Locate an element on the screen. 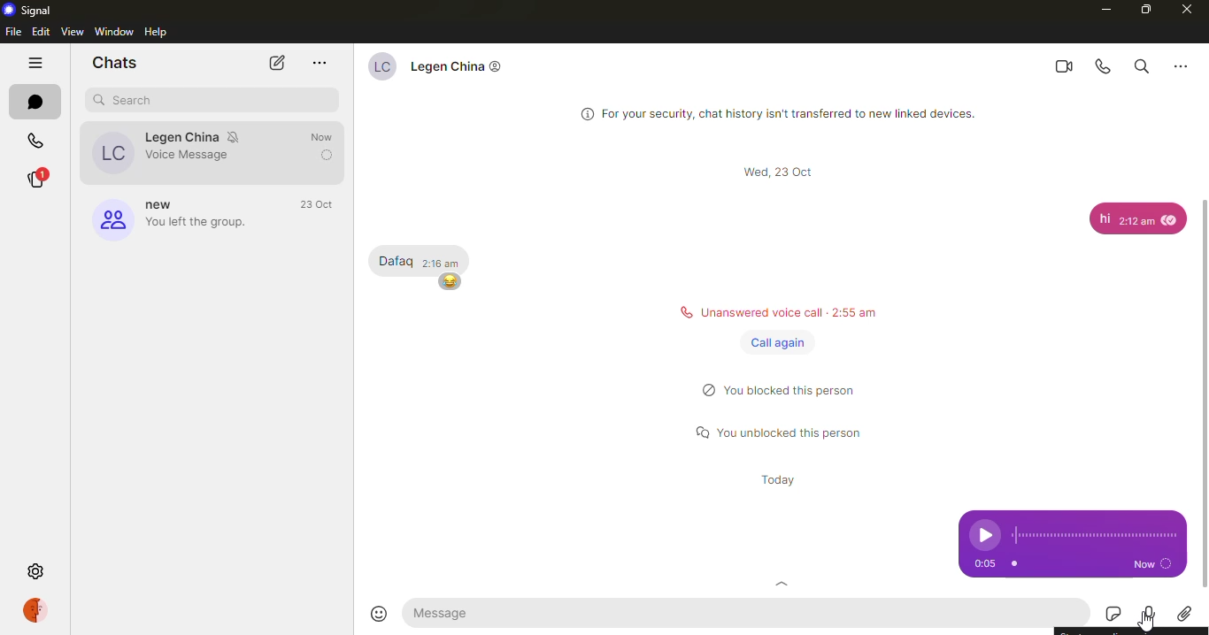  play is located at coordinates (984, 535).